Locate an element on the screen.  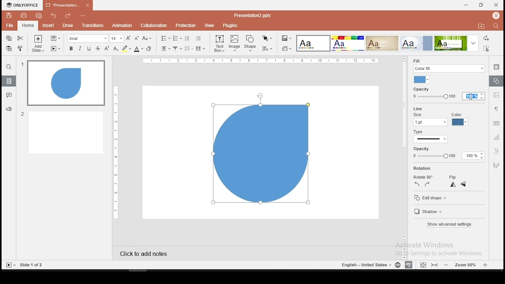
line color is located at coordinates (459, 120).